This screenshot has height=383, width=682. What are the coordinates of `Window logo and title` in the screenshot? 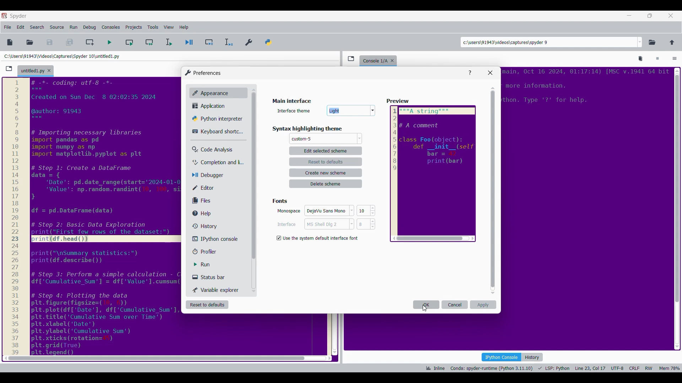 It's located at (203, 73).